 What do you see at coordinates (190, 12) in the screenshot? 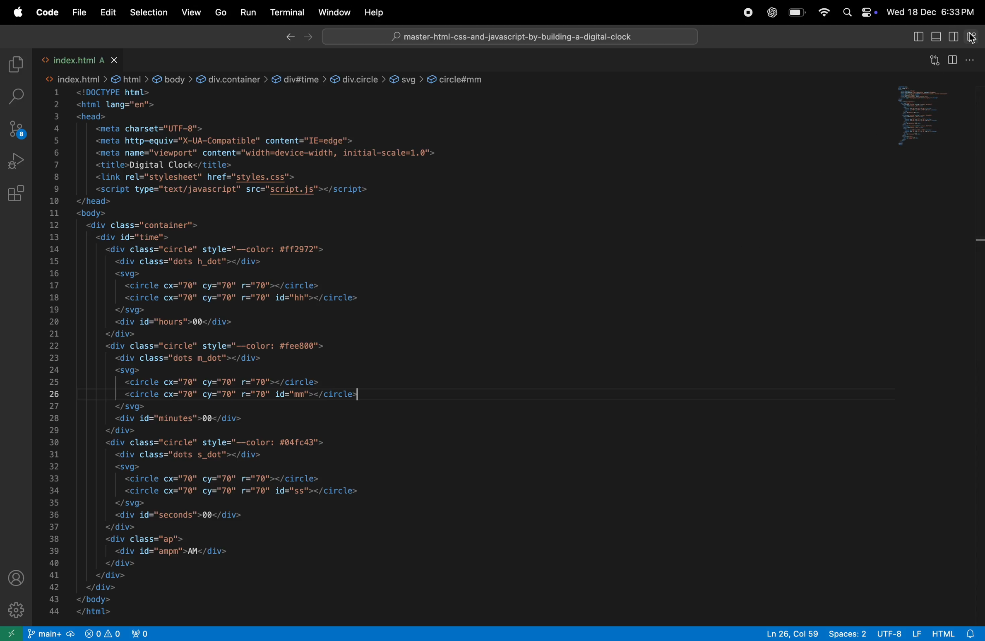
I see `view` at bounding box center [190, 12].